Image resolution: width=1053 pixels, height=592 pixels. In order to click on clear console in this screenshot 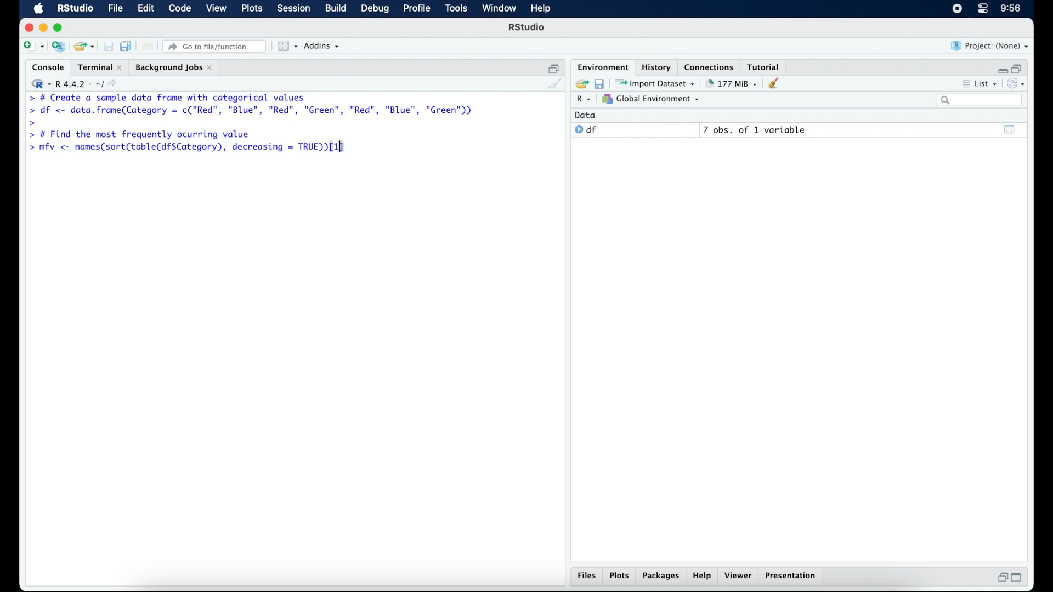, I will do `click(556, 84)`.